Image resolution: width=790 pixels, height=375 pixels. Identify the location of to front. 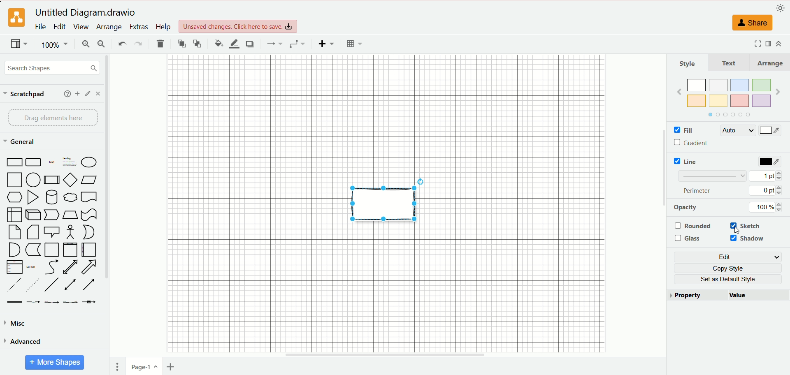
(182, 43).